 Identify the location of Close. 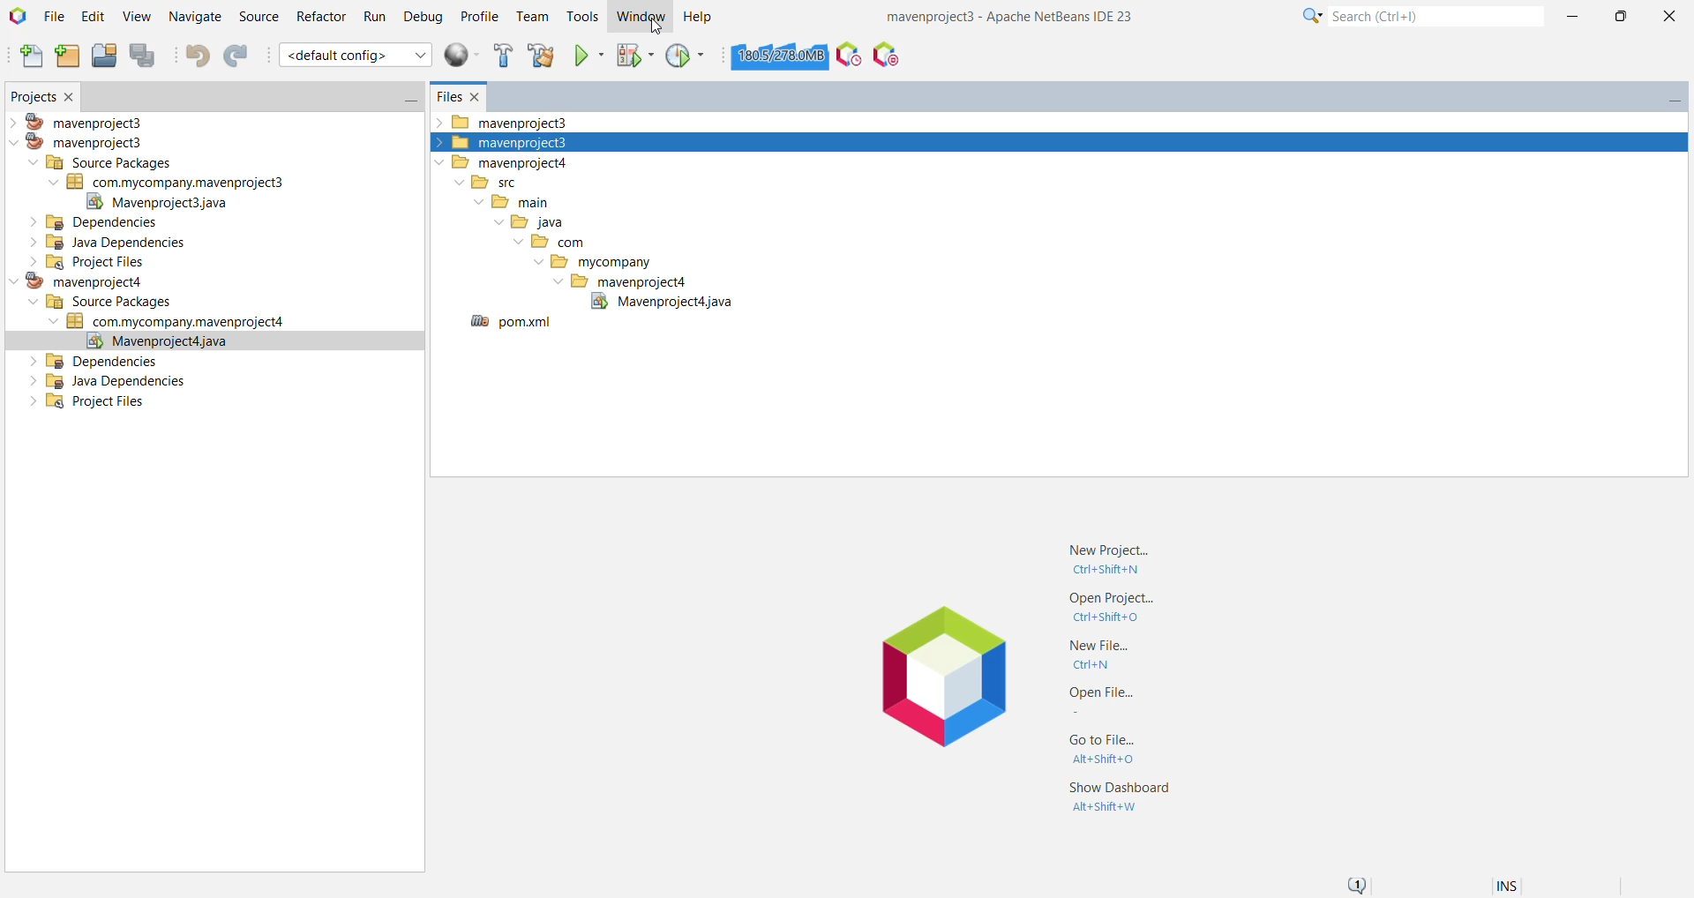
(1668, 15).